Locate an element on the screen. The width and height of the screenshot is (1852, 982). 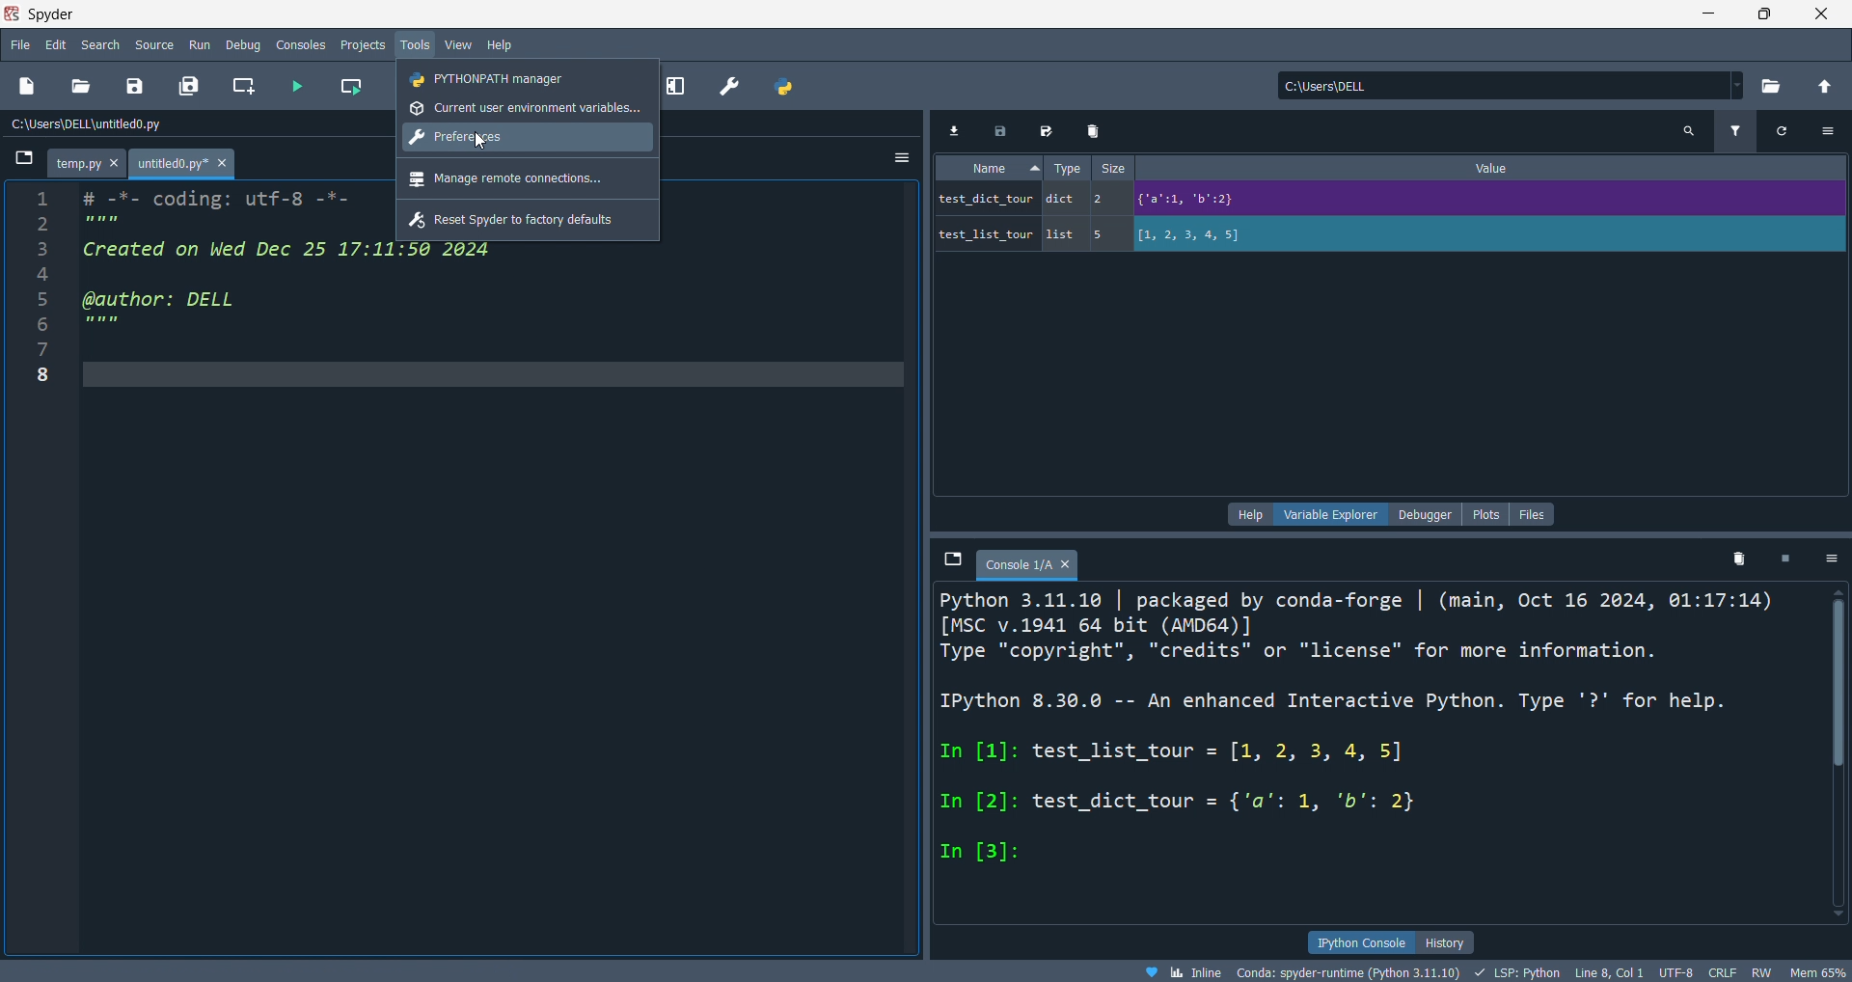
close is located at coordinates (1823, 16).